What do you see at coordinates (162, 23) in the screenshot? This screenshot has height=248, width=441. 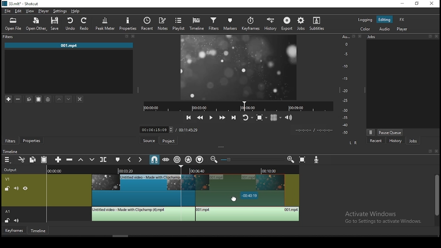 I see `notes` at bounding box center [162, 23].